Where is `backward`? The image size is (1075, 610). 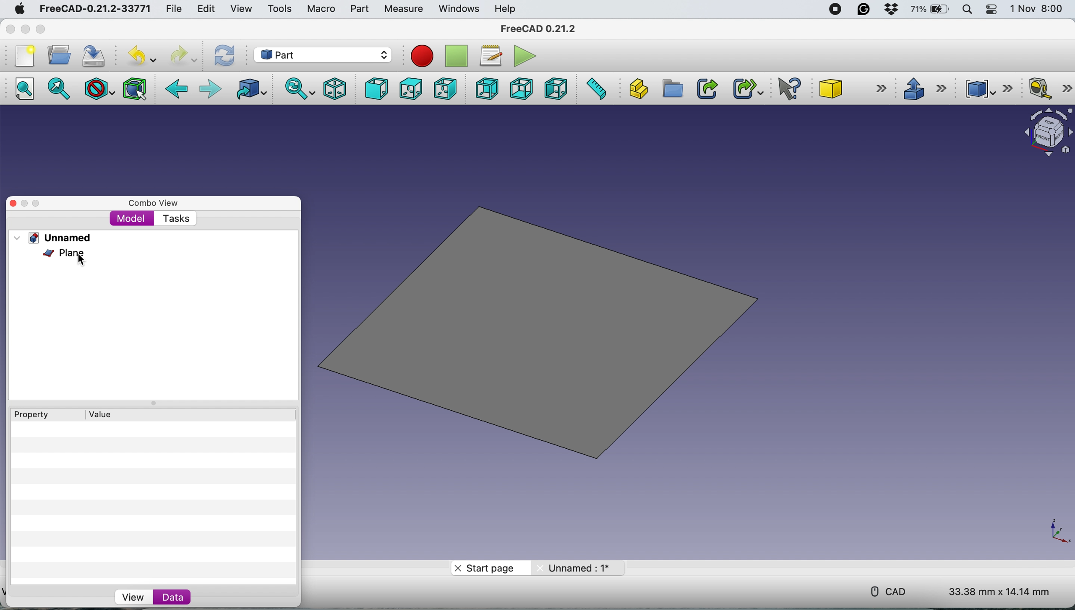
backward is located at coordinates (175, 89).